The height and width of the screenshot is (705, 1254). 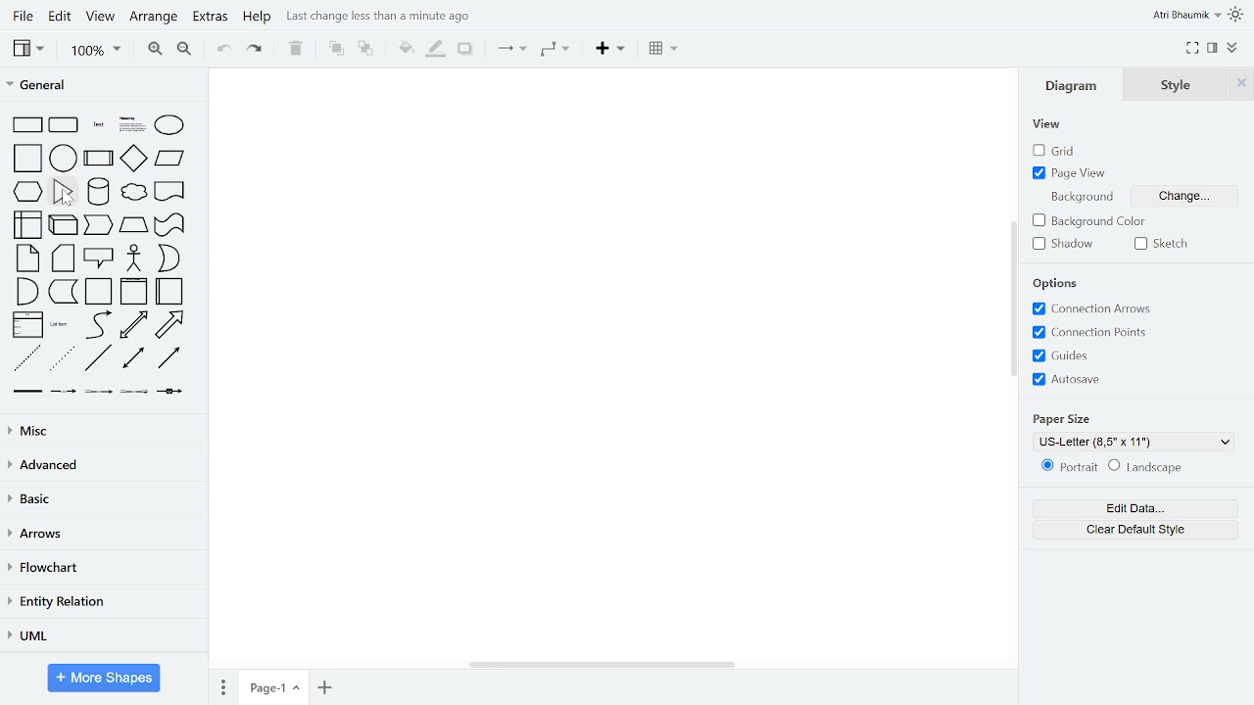 I want to click on help, so click(x=258, y=19).